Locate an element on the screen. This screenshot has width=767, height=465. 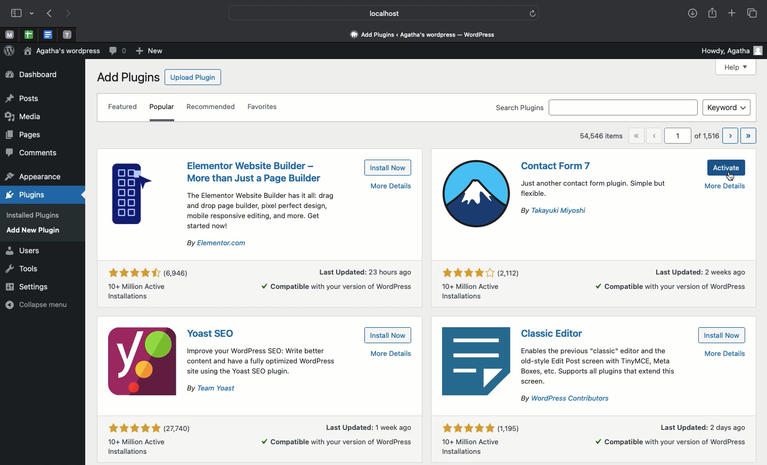
of 1,516 is located at coordinates (706, 137).